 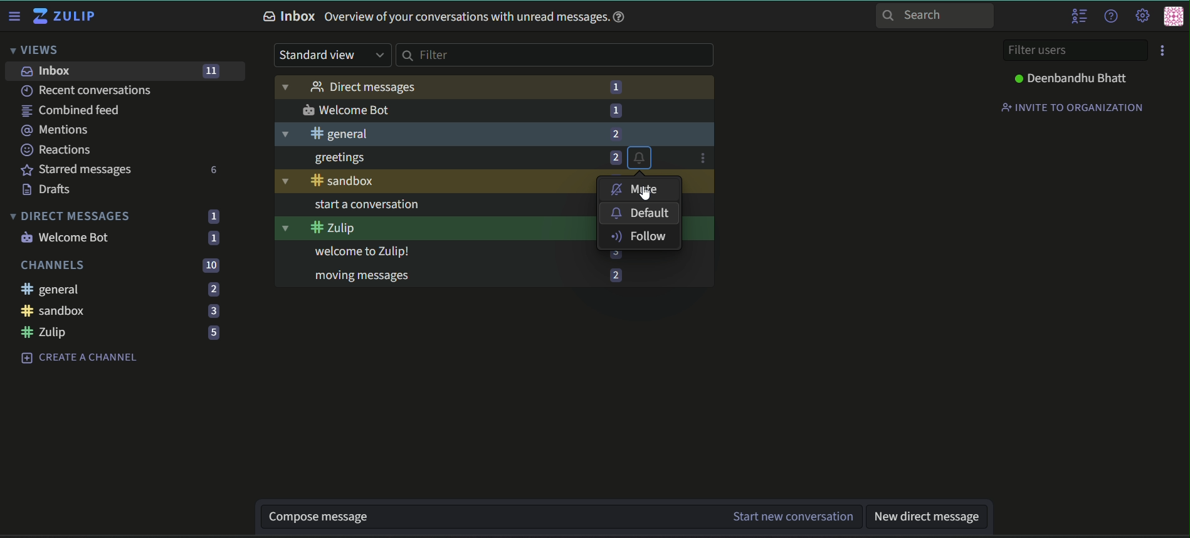 What do you see at coordinates (53, 289) in the screenshot?
I see `General` at bounding box center [53, 289].